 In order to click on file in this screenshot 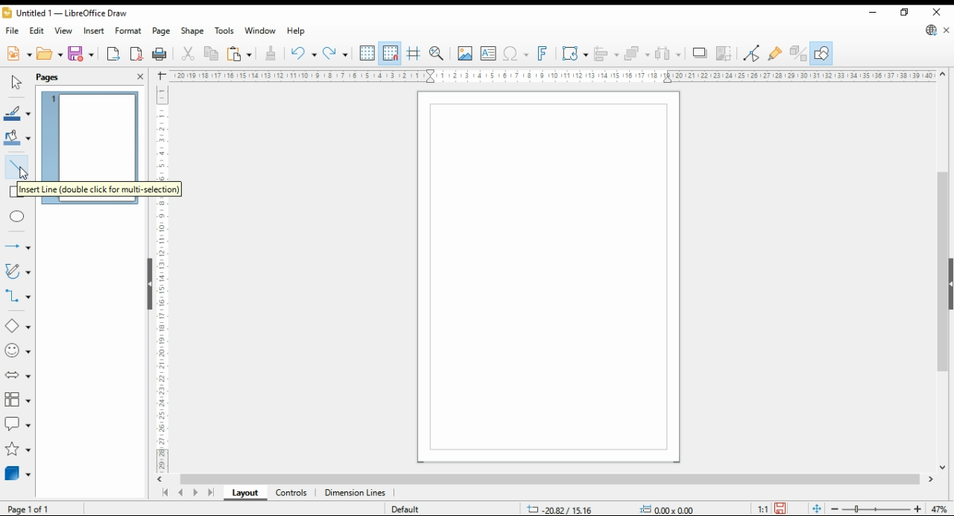, I will do `click(13, 31)`.